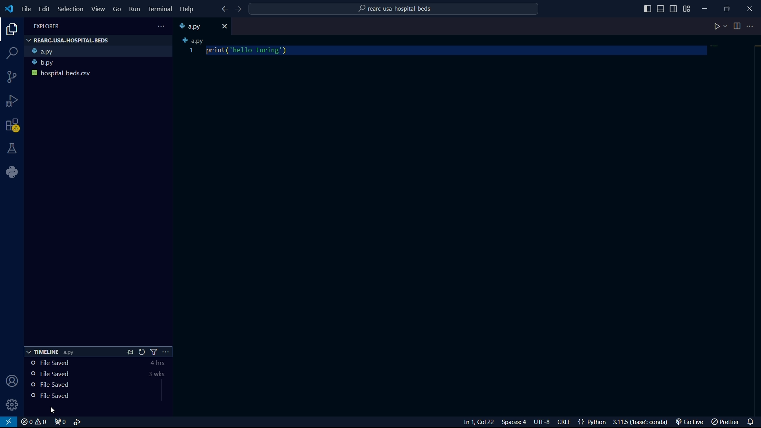 This screenshot has width=761, height=428. What do you see at coordinates (10, 422) in the screenshot?
I see `view in remote window` at bounding box center [10, 422].